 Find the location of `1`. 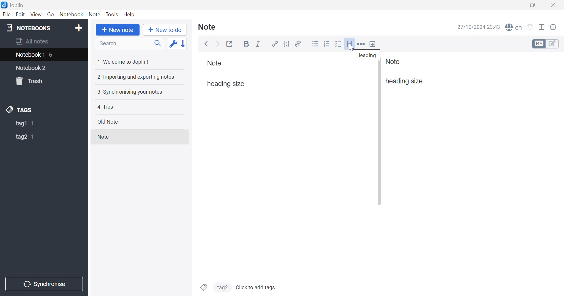

1 is located at coordinates (33, 137).